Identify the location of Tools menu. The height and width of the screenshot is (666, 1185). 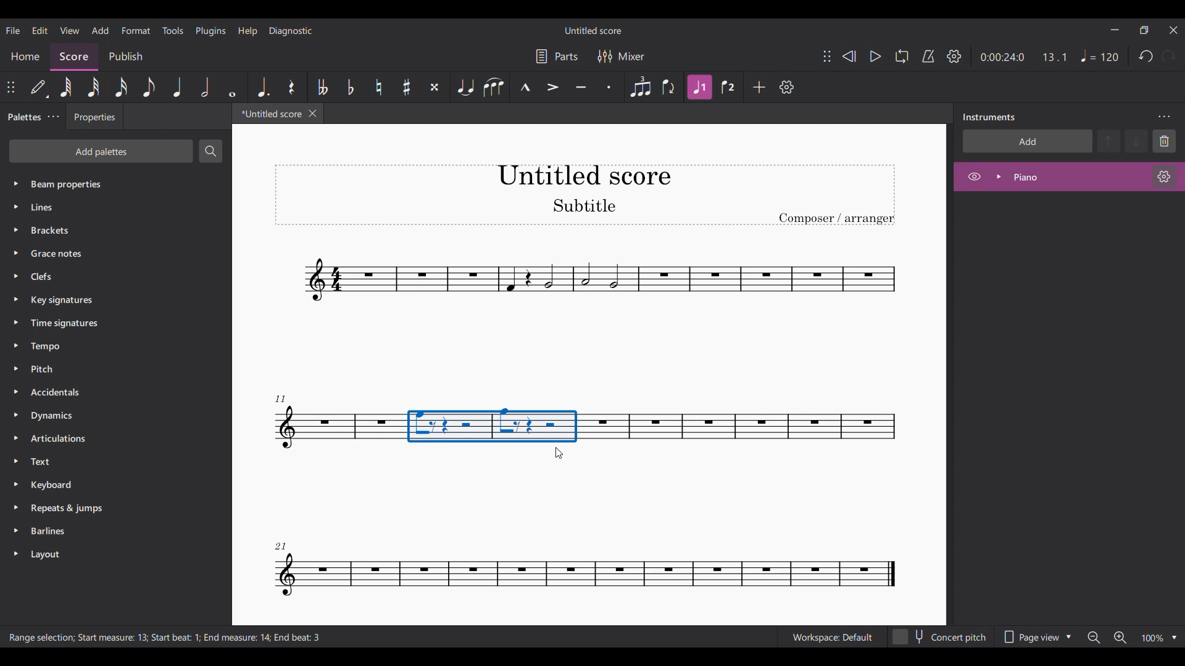
(173, 30).